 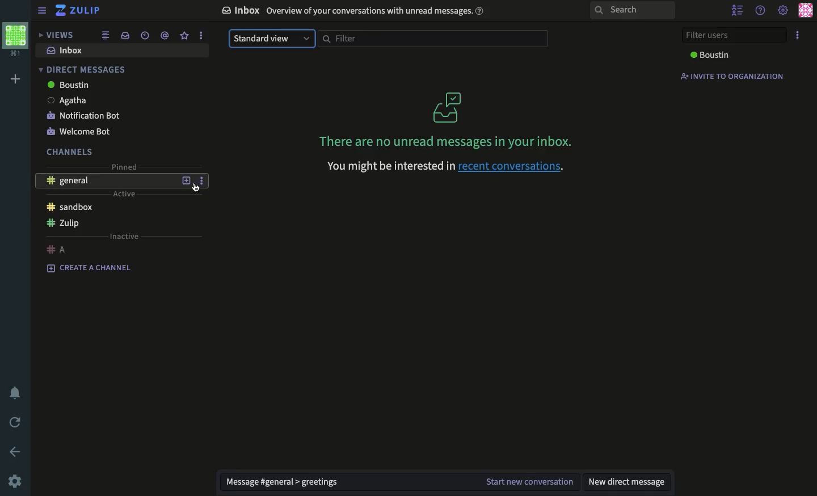 I want to click on general, so click(x=70, y=181).